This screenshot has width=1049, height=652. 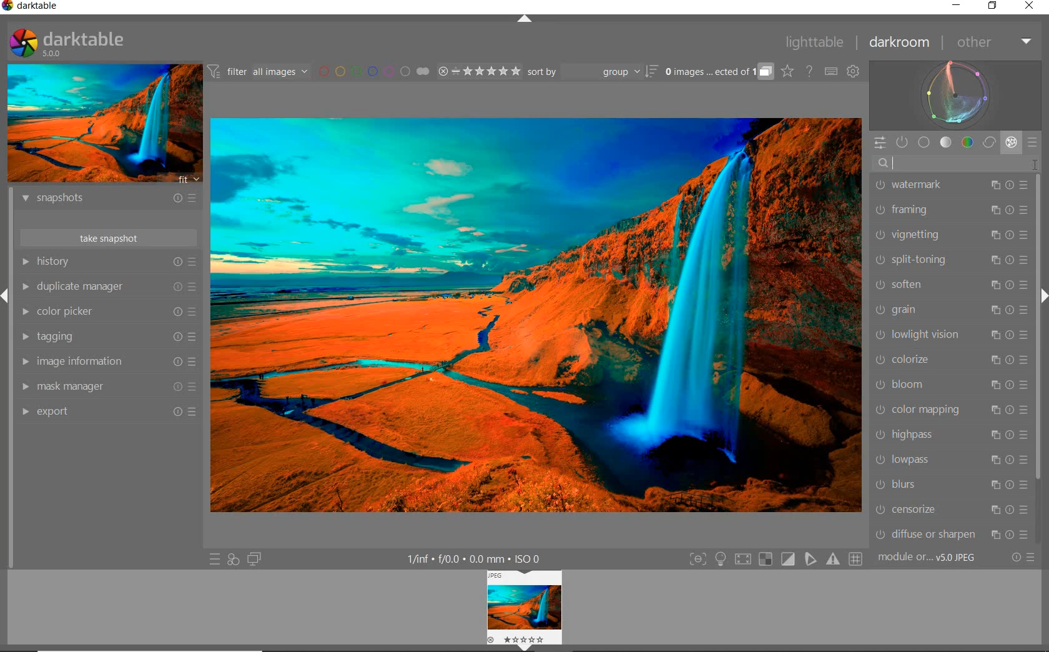 I want to click on waveform, so click(x=956, y=95).